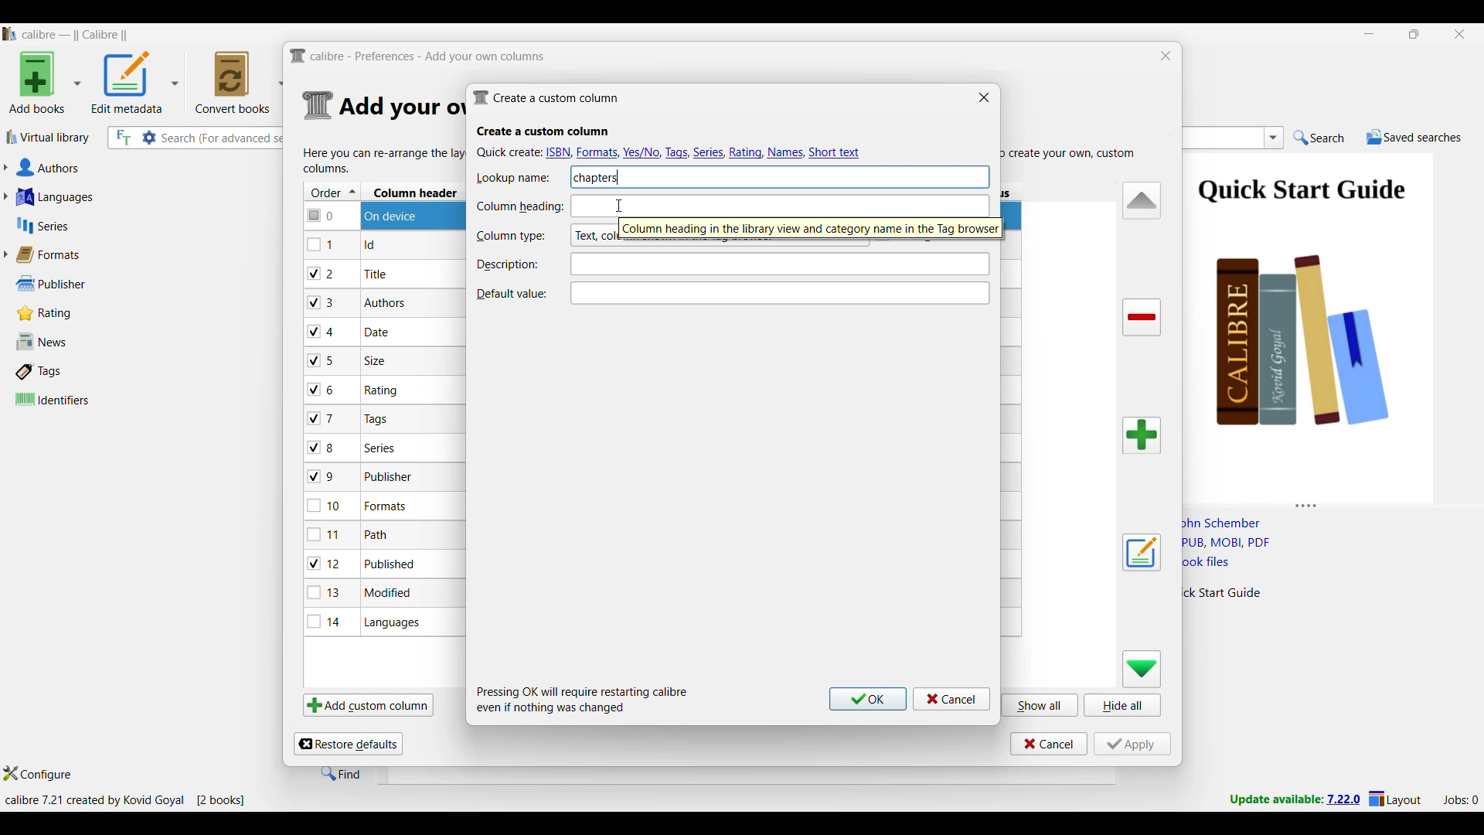 The height and width of the screenshot is (835, 1484). Describe the element at coordinates (508, 264) in the screenshot. I see `Indicates description text box` at that location.